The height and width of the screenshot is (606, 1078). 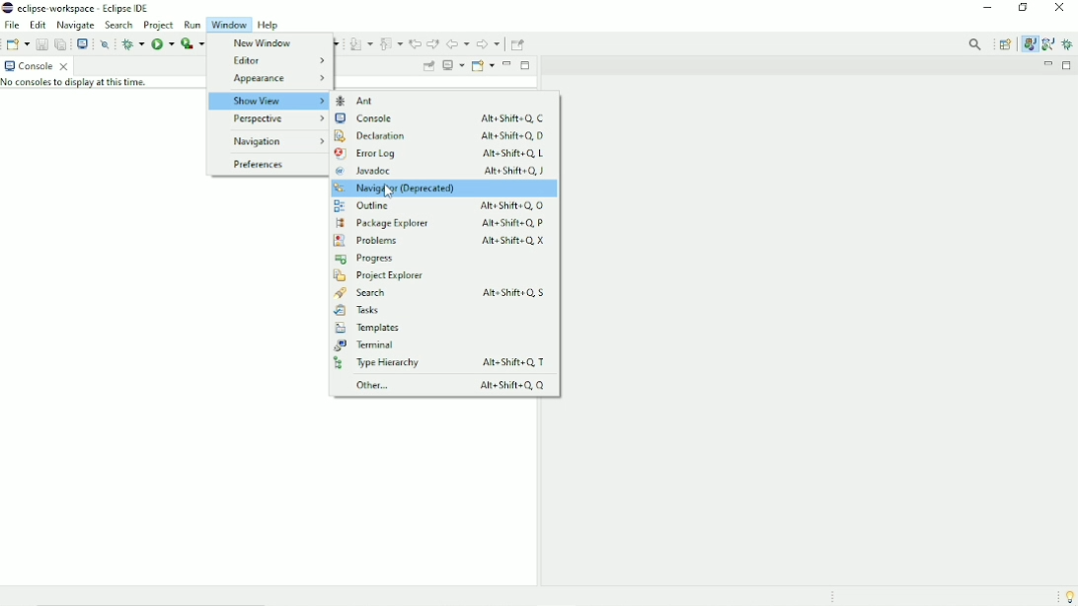 I want to click on Search, so click(x=445, y=293).